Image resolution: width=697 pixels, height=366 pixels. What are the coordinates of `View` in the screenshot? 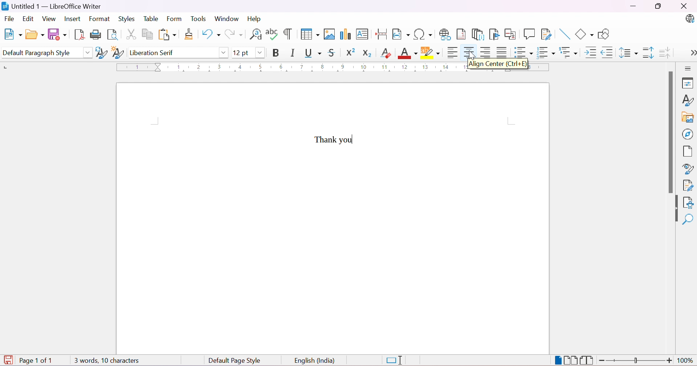 It's located at (49, 18).